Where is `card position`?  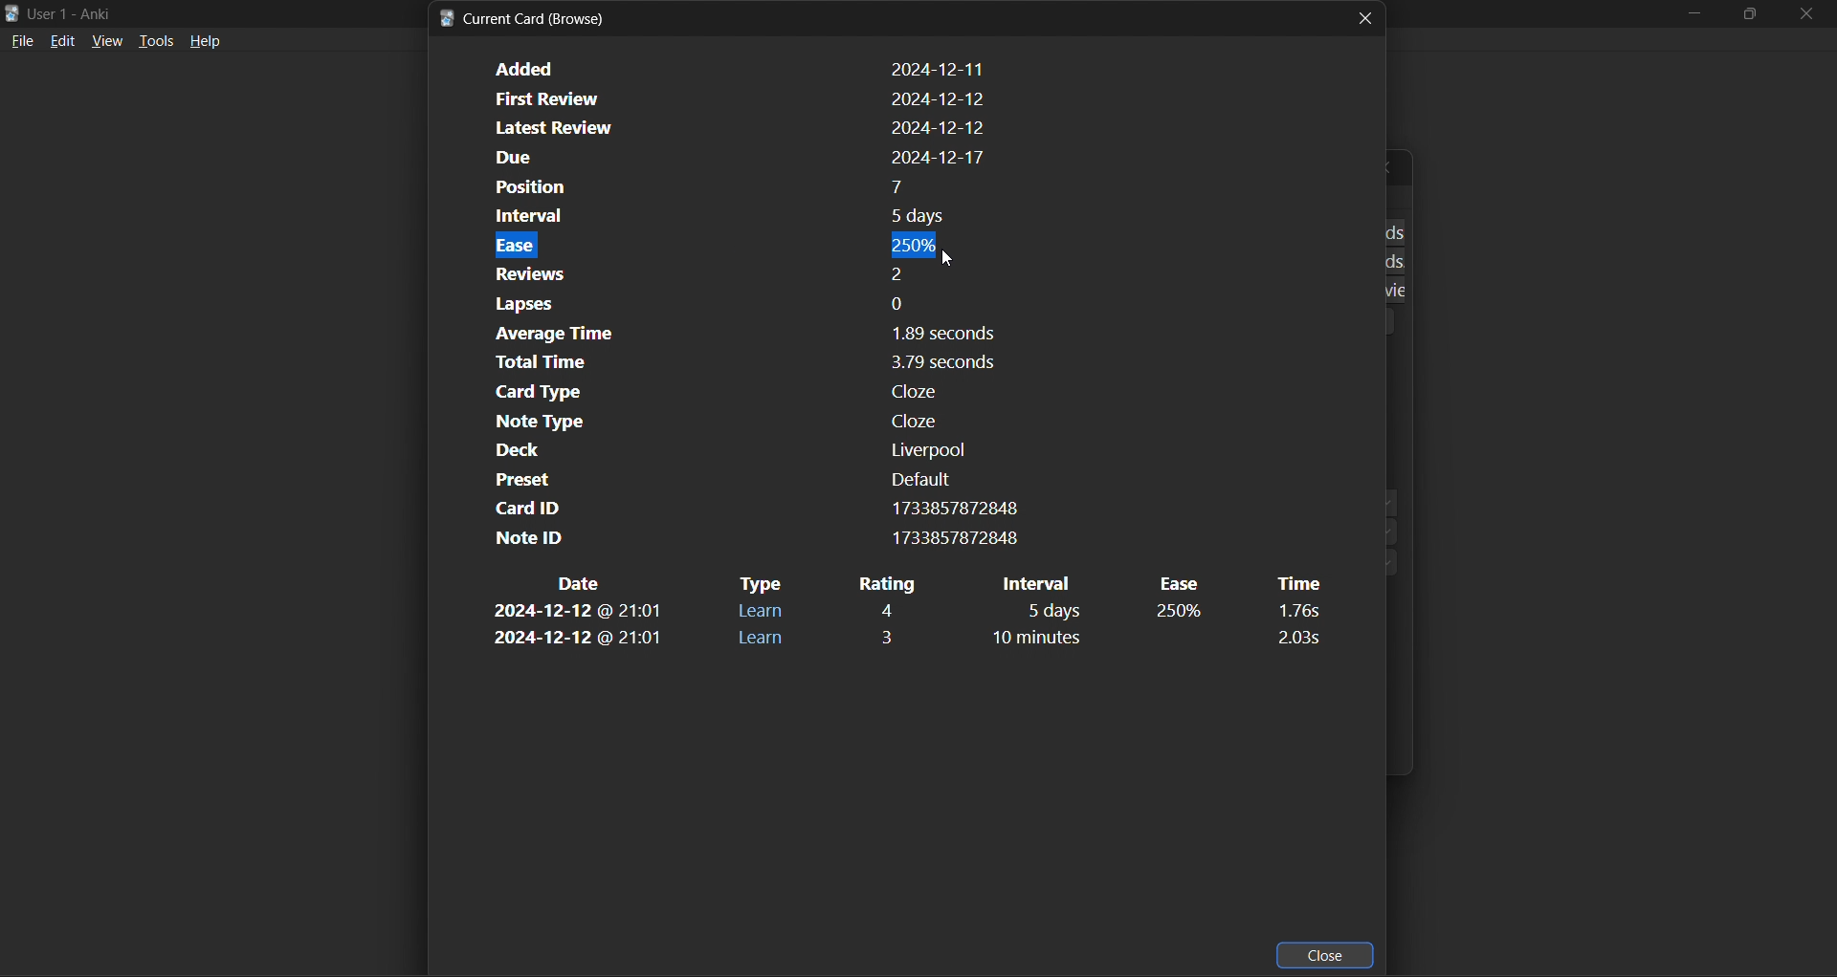
card position is located at coordinates (740, 187).